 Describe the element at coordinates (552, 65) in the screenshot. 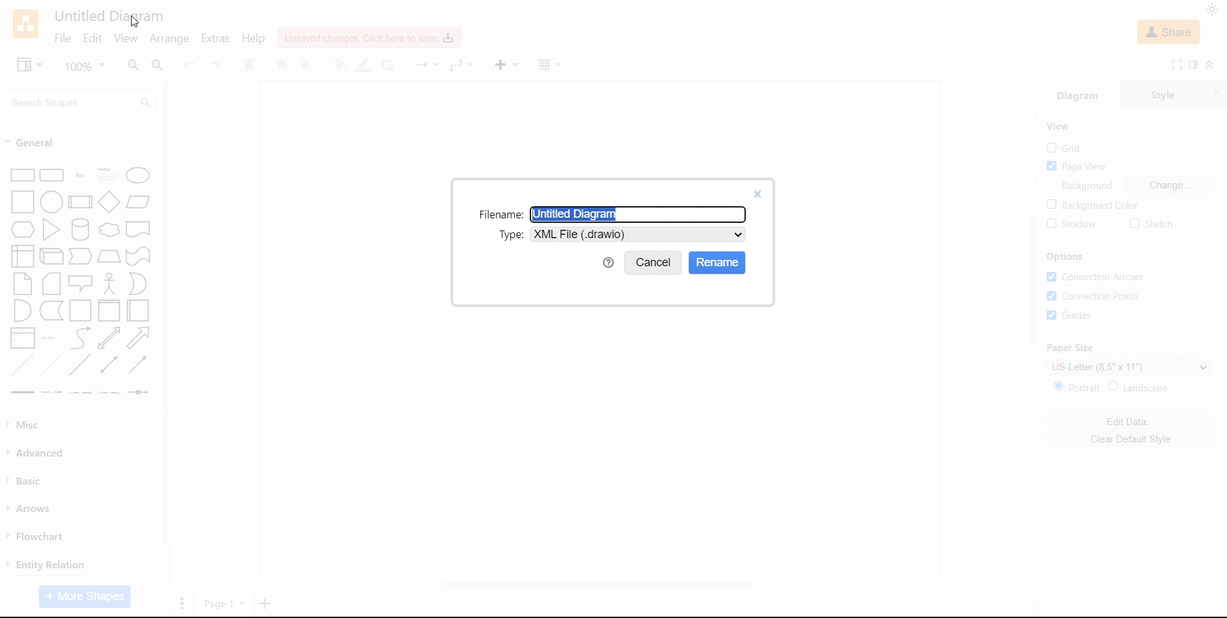

I see `Table ` at that location.